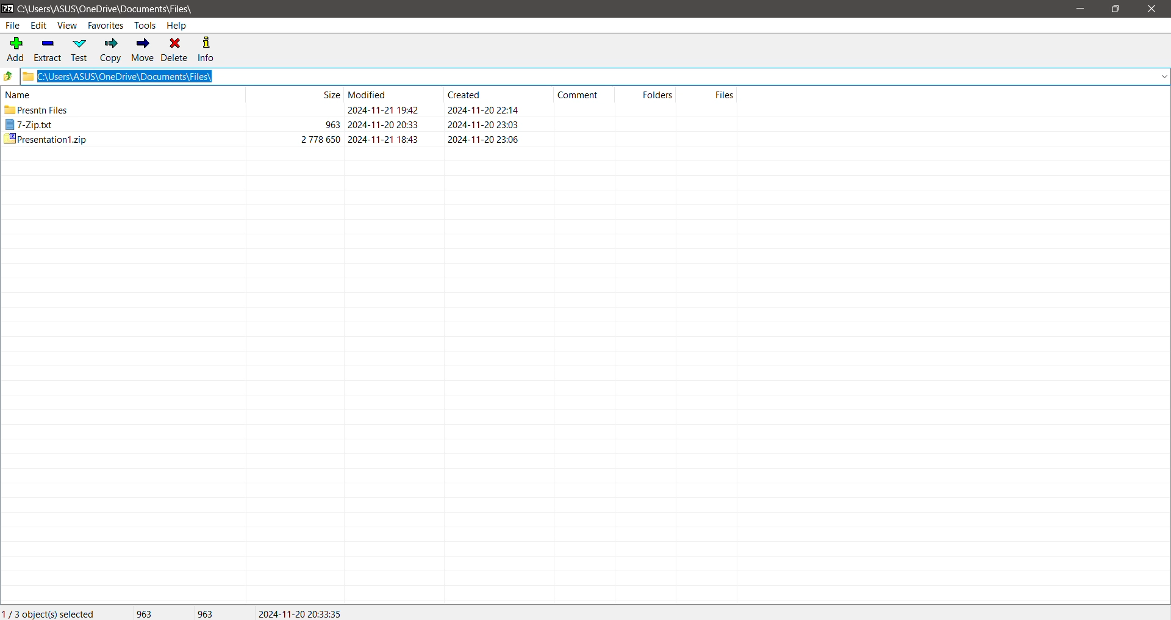 This screenshot has height=620, width=1171. I want to click on Favorites, so click(107, 26).